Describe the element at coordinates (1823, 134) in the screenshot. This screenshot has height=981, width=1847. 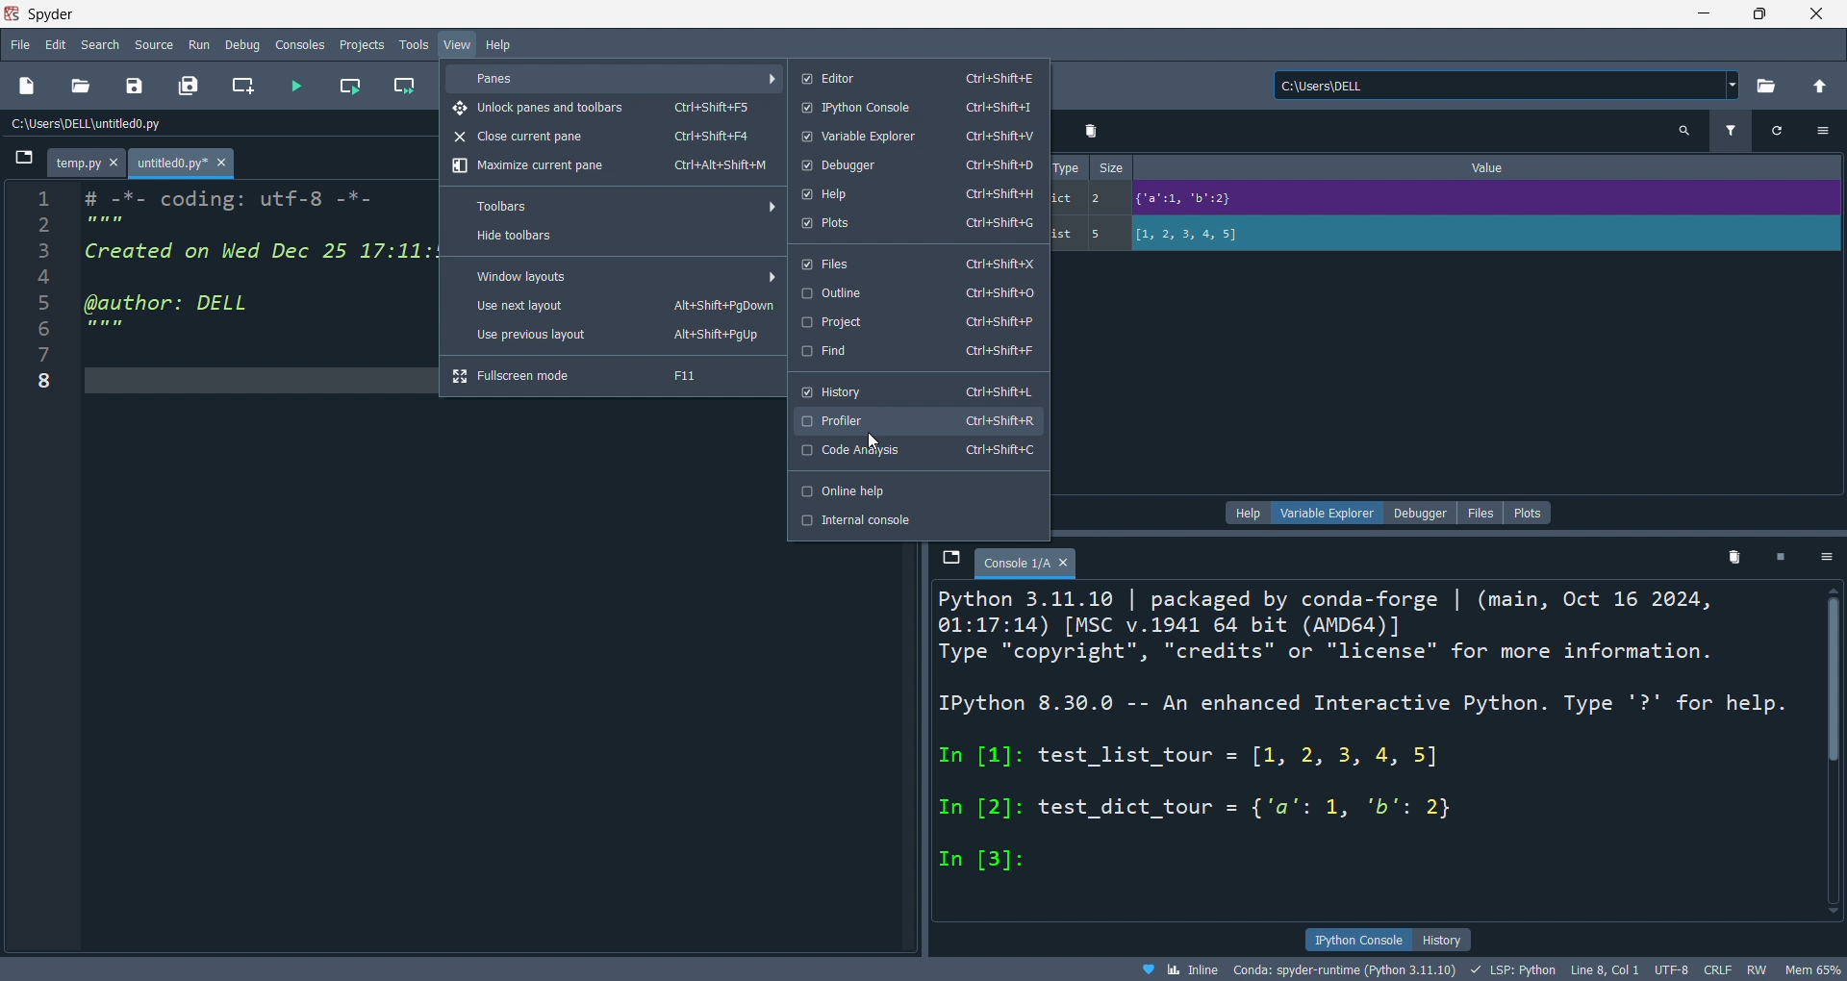
I see `options` at that location.